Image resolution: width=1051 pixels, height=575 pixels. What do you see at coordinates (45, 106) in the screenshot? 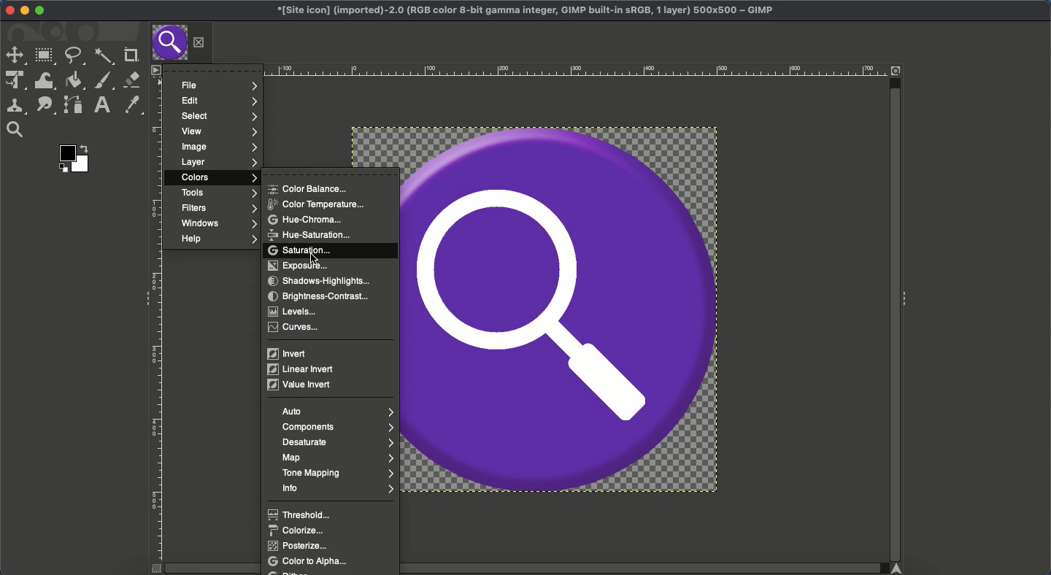
I see `Smudge tool` at bounding box center [45, 106].